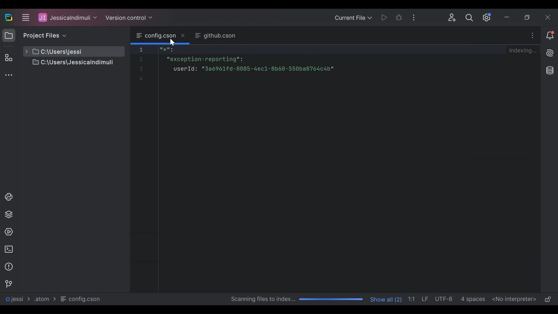 The image size is (558, 314). Describe the element at coordinates (353, 18) in the screenshot. I see `Current File` at that location.